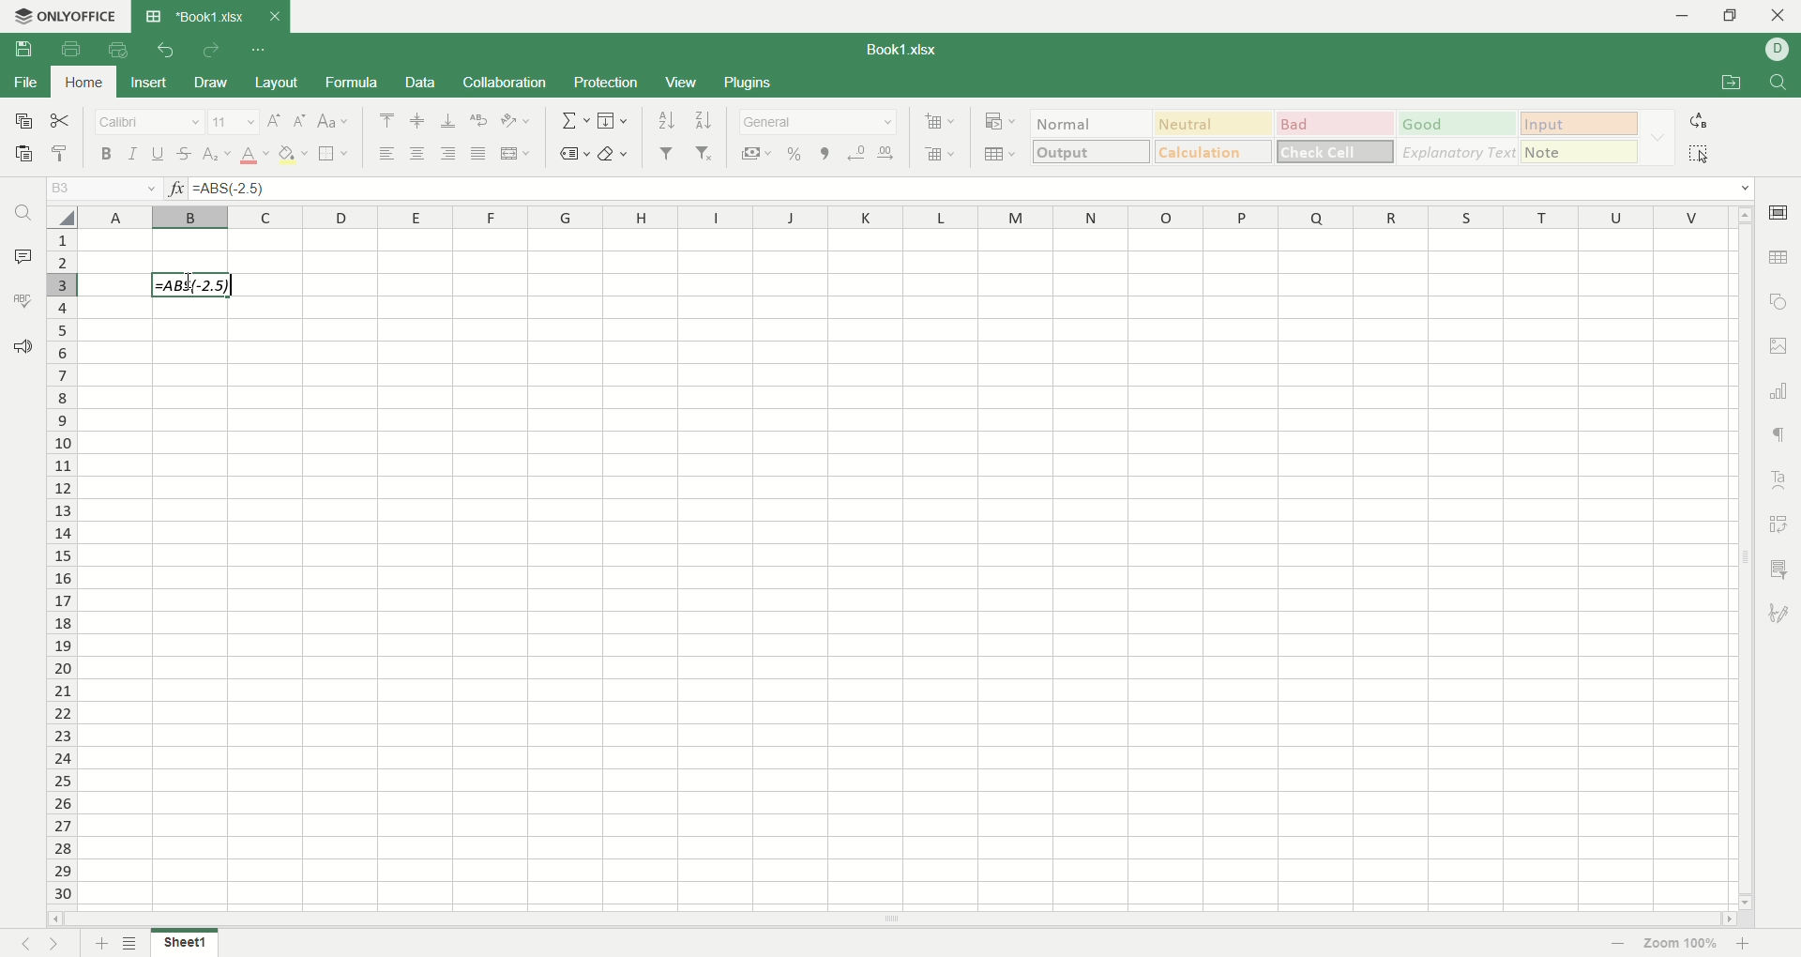  Describe the element at coordinates (110, 153) in the screenshot. I see `bold` at that location.